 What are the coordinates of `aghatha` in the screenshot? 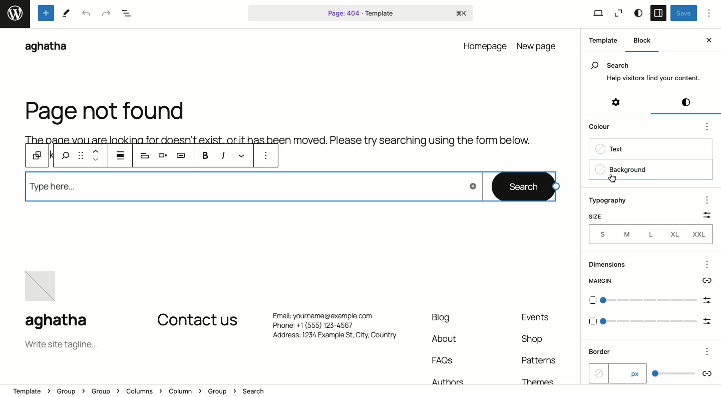 It's located at (65, 322).